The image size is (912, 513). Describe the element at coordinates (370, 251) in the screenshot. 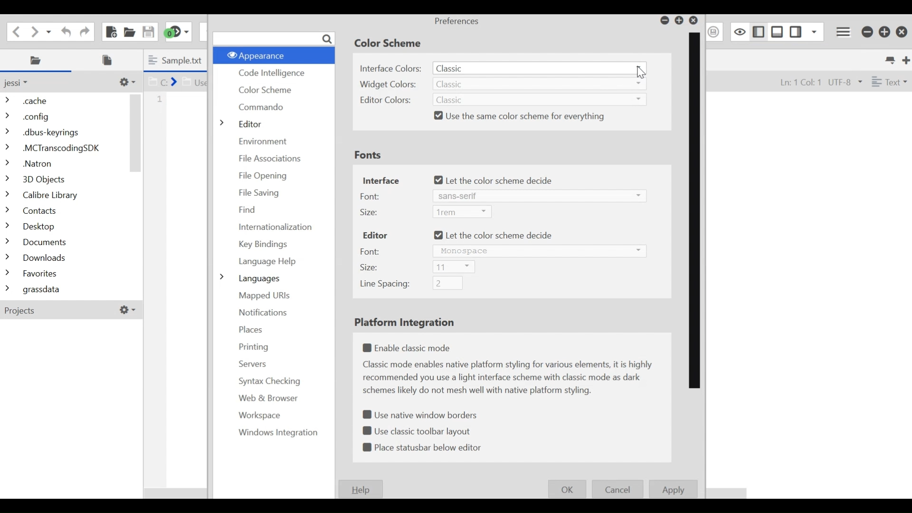

I see `Font` at that location.